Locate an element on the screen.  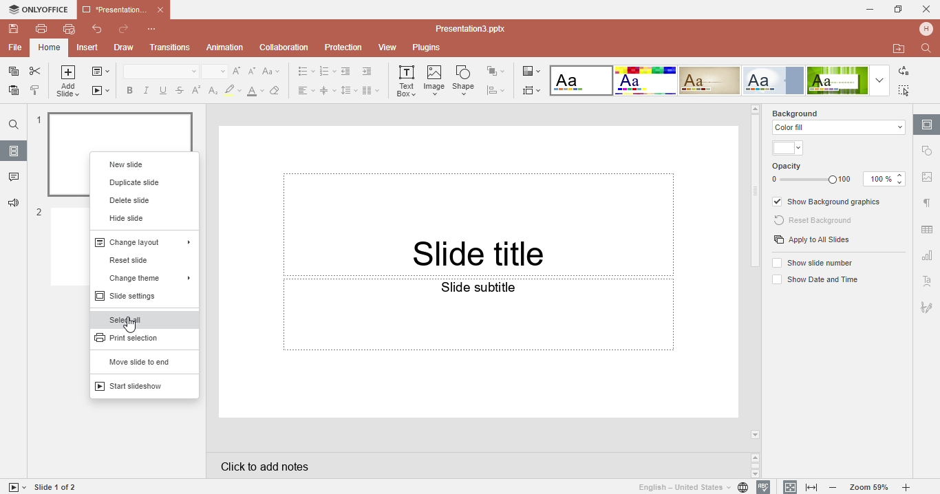
Subscript is located at coordinates (211, 90).